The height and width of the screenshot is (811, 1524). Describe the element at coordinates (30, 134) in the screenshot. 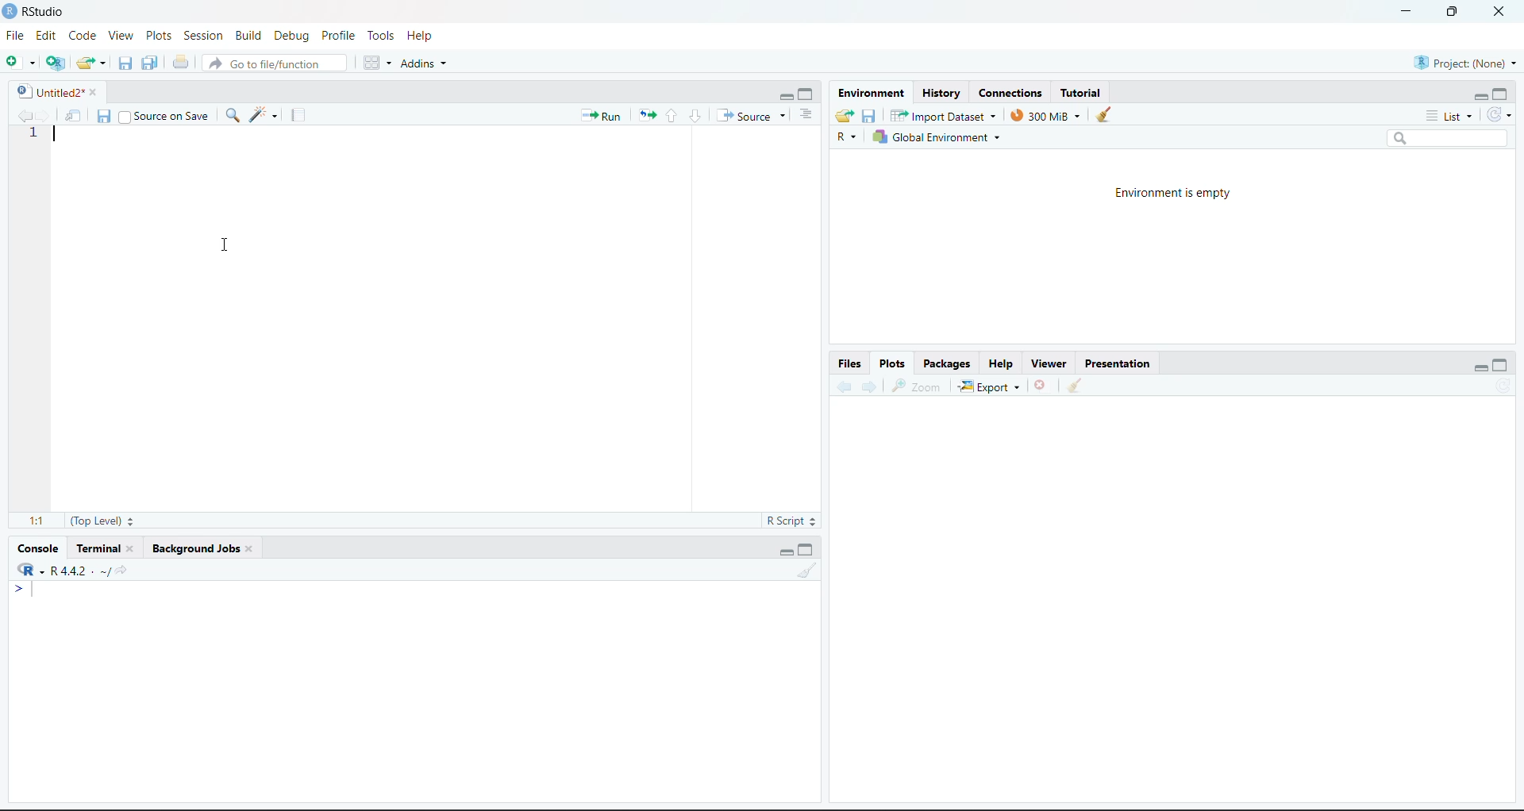

I see `1` at that location.